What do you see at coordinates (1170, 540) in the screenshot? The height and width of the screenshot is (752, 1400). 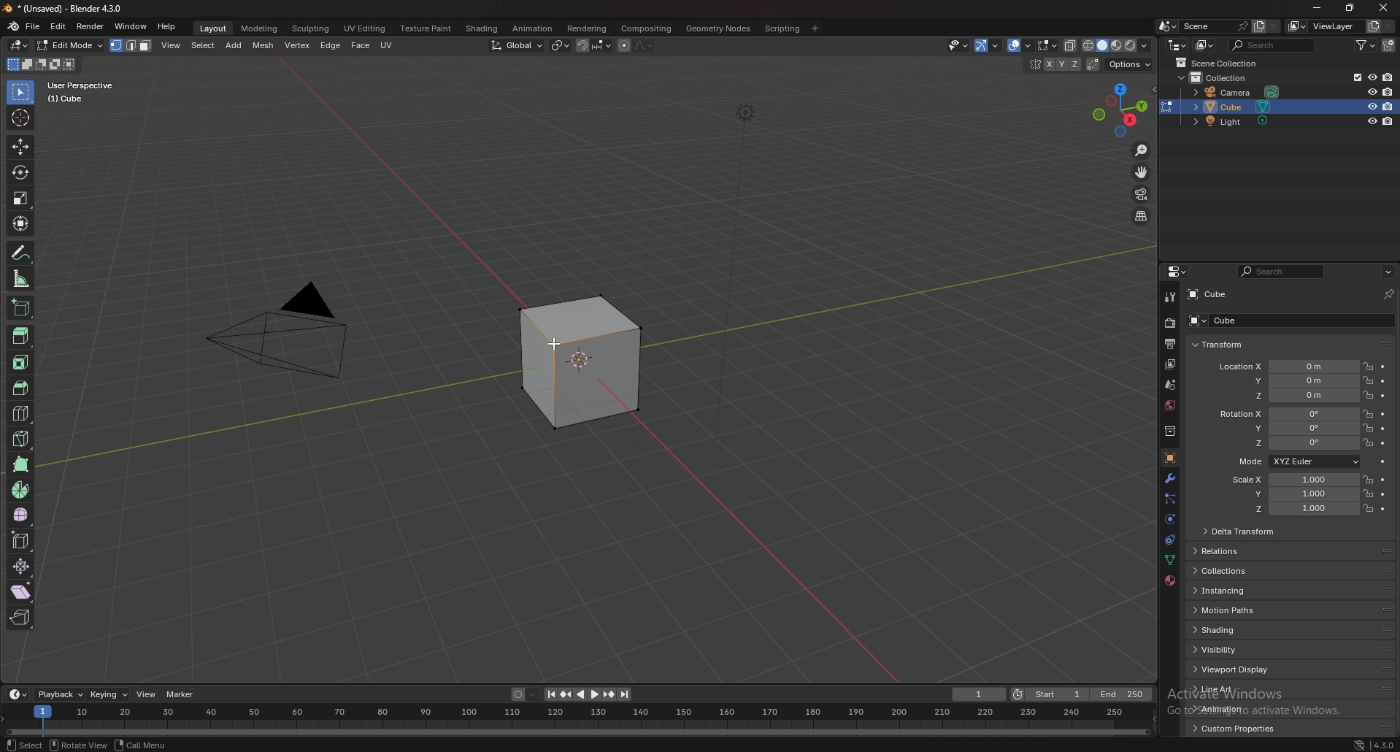 I see `constraints` at bounding box center [1170, 540].